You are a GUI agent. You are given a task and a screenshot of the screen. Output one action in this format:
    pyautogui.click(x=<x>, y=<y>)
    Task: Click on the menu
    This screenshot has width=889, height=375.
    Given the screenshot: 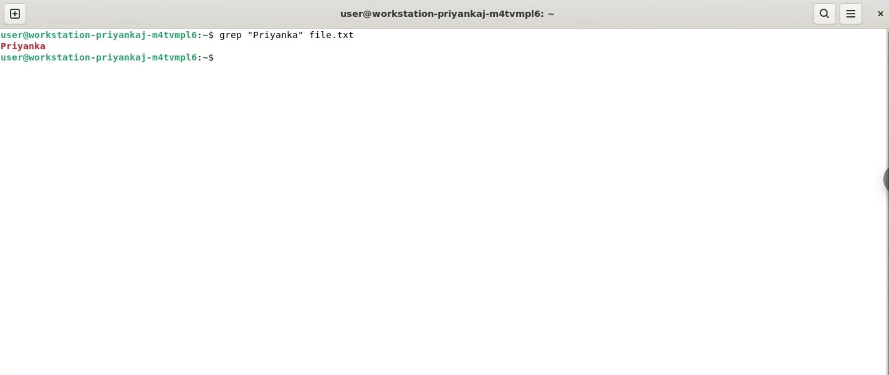 What is the action you would take?
    pyautogui.click(x=852, y=14)
    